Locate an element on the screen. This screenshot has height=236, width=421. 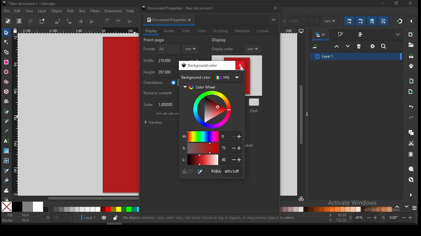
raiseselection one step is located at coordinates (337, 47).